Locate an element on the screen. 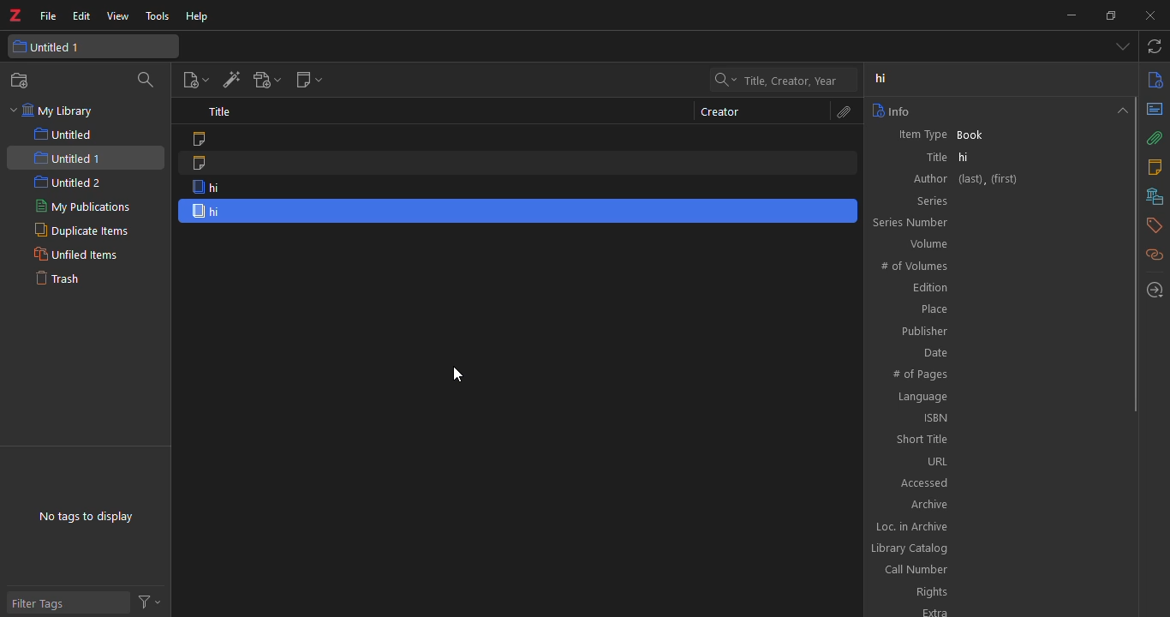 The width and height of the screenshot is (1170, 617). title is located at coordinates (218, 111).